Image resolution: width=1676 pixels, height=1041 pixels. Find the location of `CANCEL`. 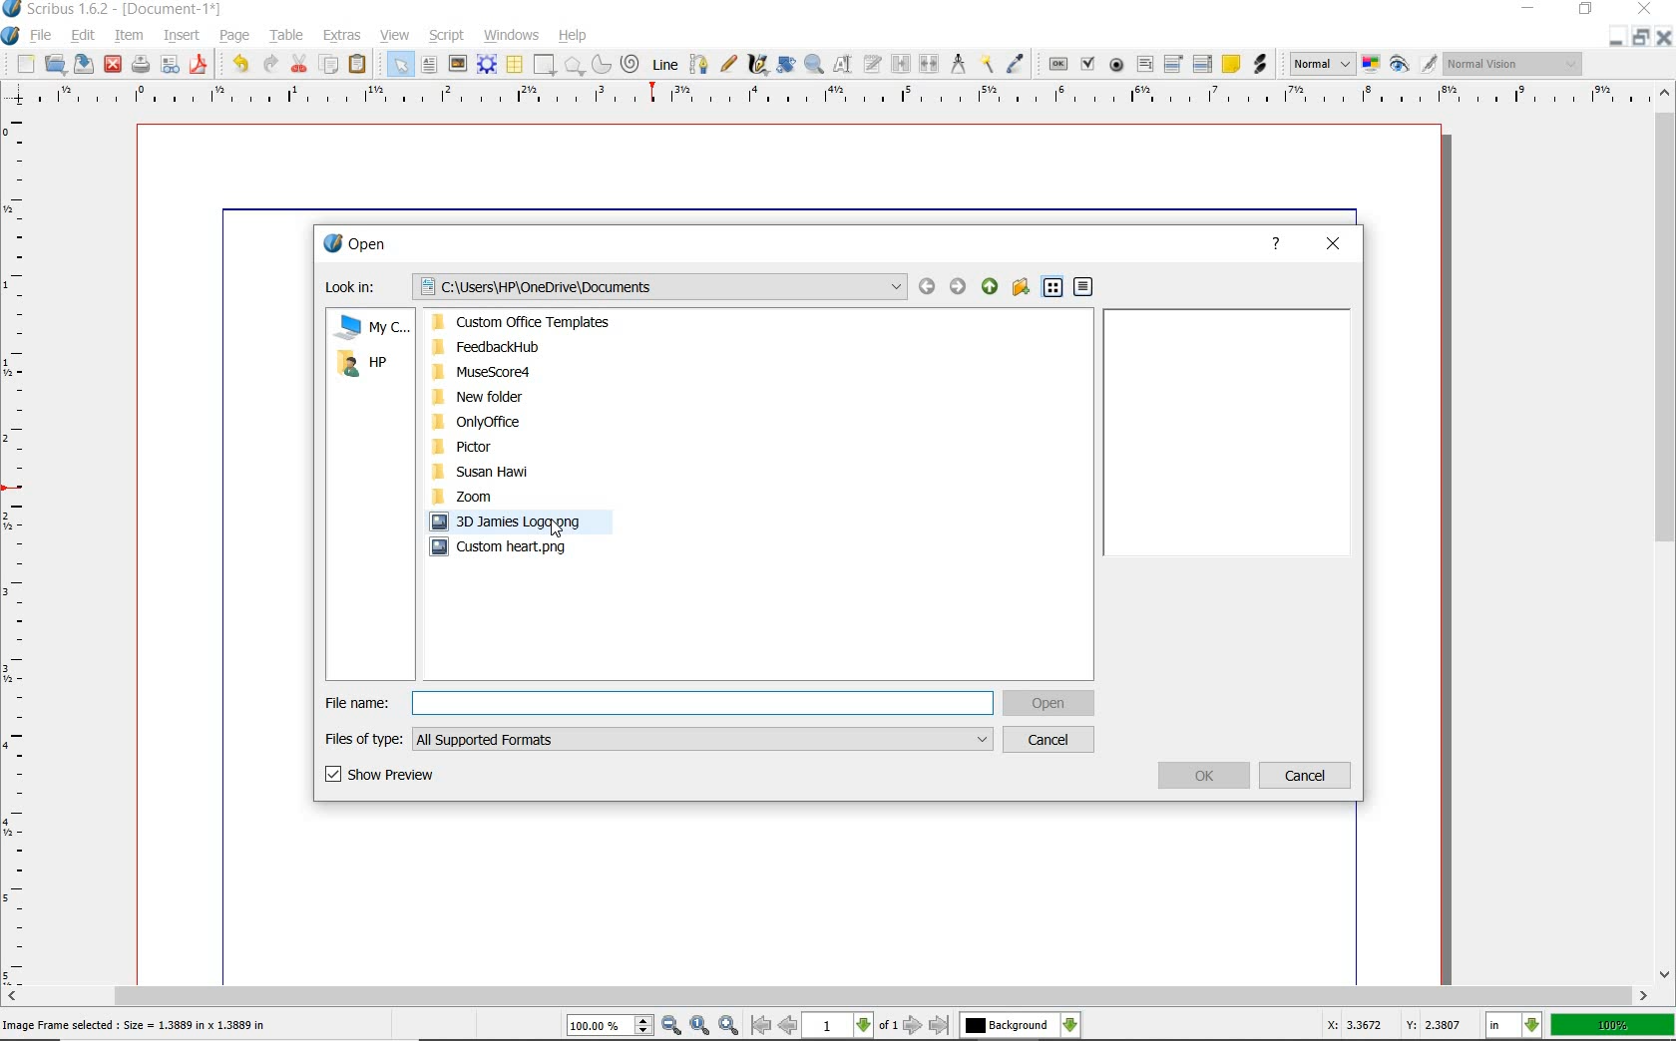

CANCEL is located at coordinates (1049, 740).